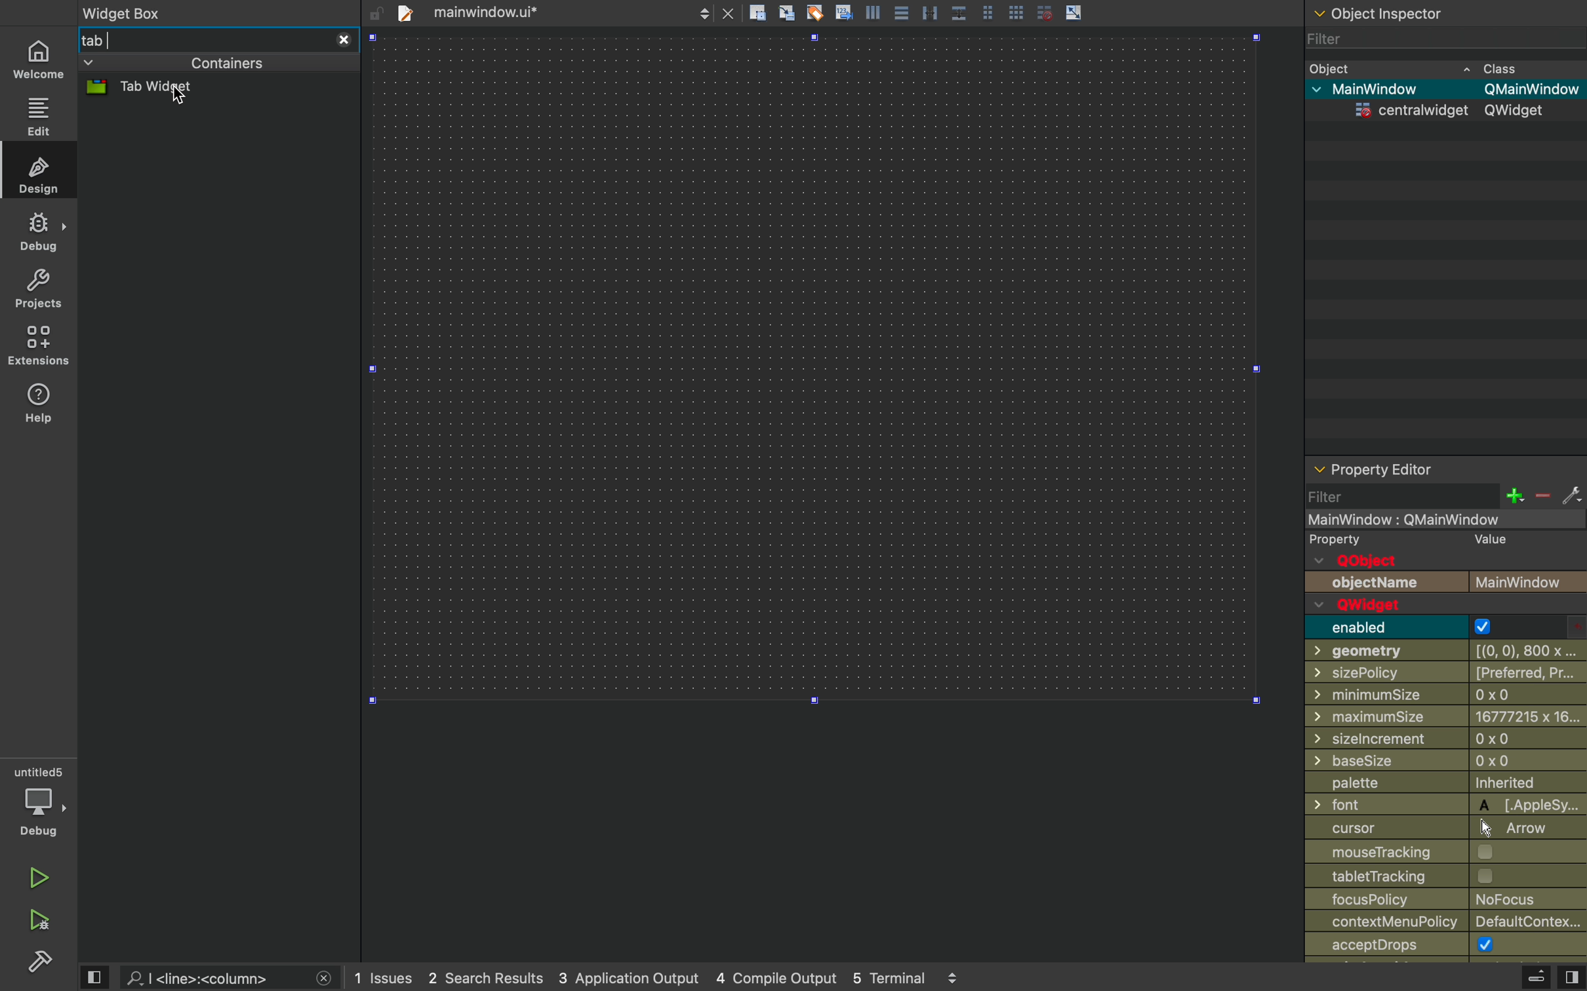  I want to click on property inspector, so click(1445, 469).